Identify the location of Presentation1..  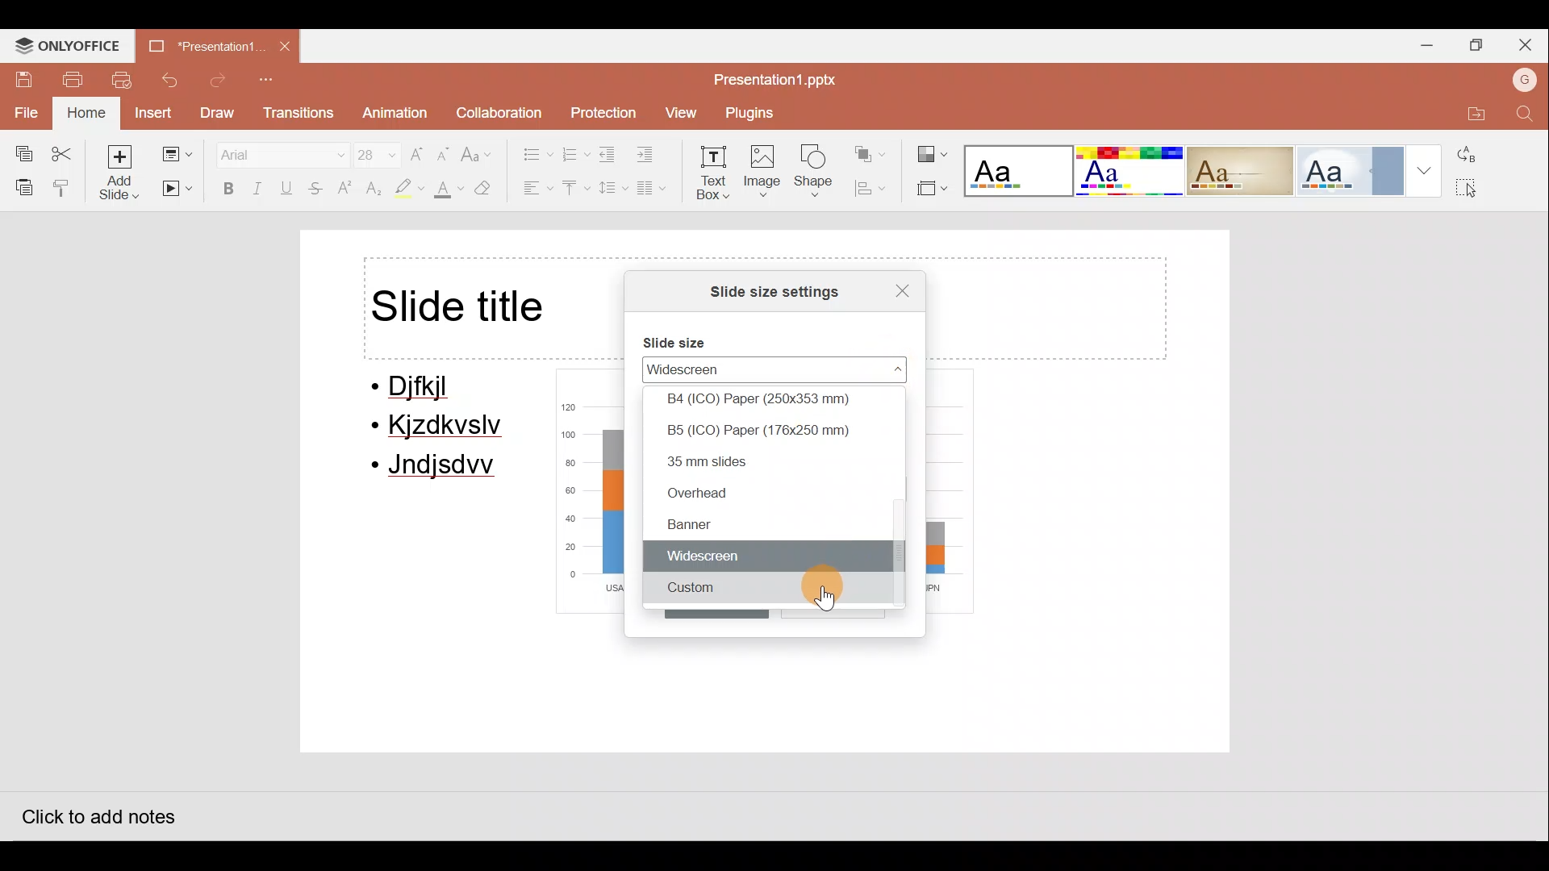
(201, 44).